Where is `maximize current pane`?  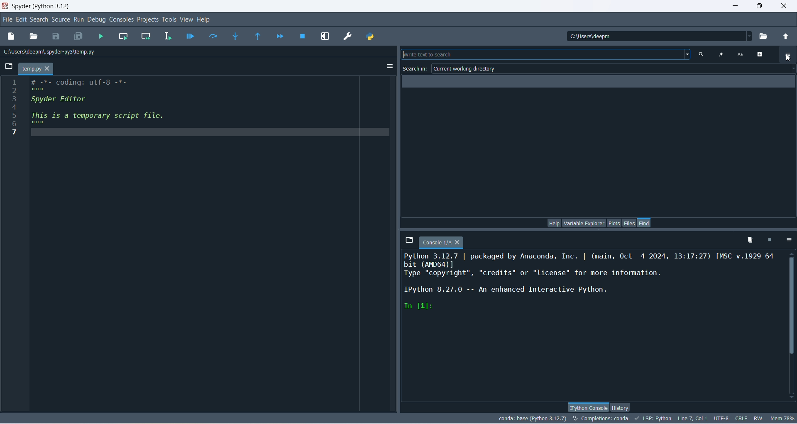
maximize current pane is located at coordinates (326, 37).